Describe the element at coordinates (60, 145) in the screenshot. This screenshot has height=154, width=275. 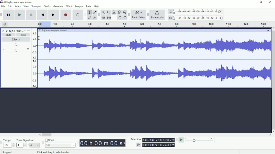
I see `1/8` at that location.